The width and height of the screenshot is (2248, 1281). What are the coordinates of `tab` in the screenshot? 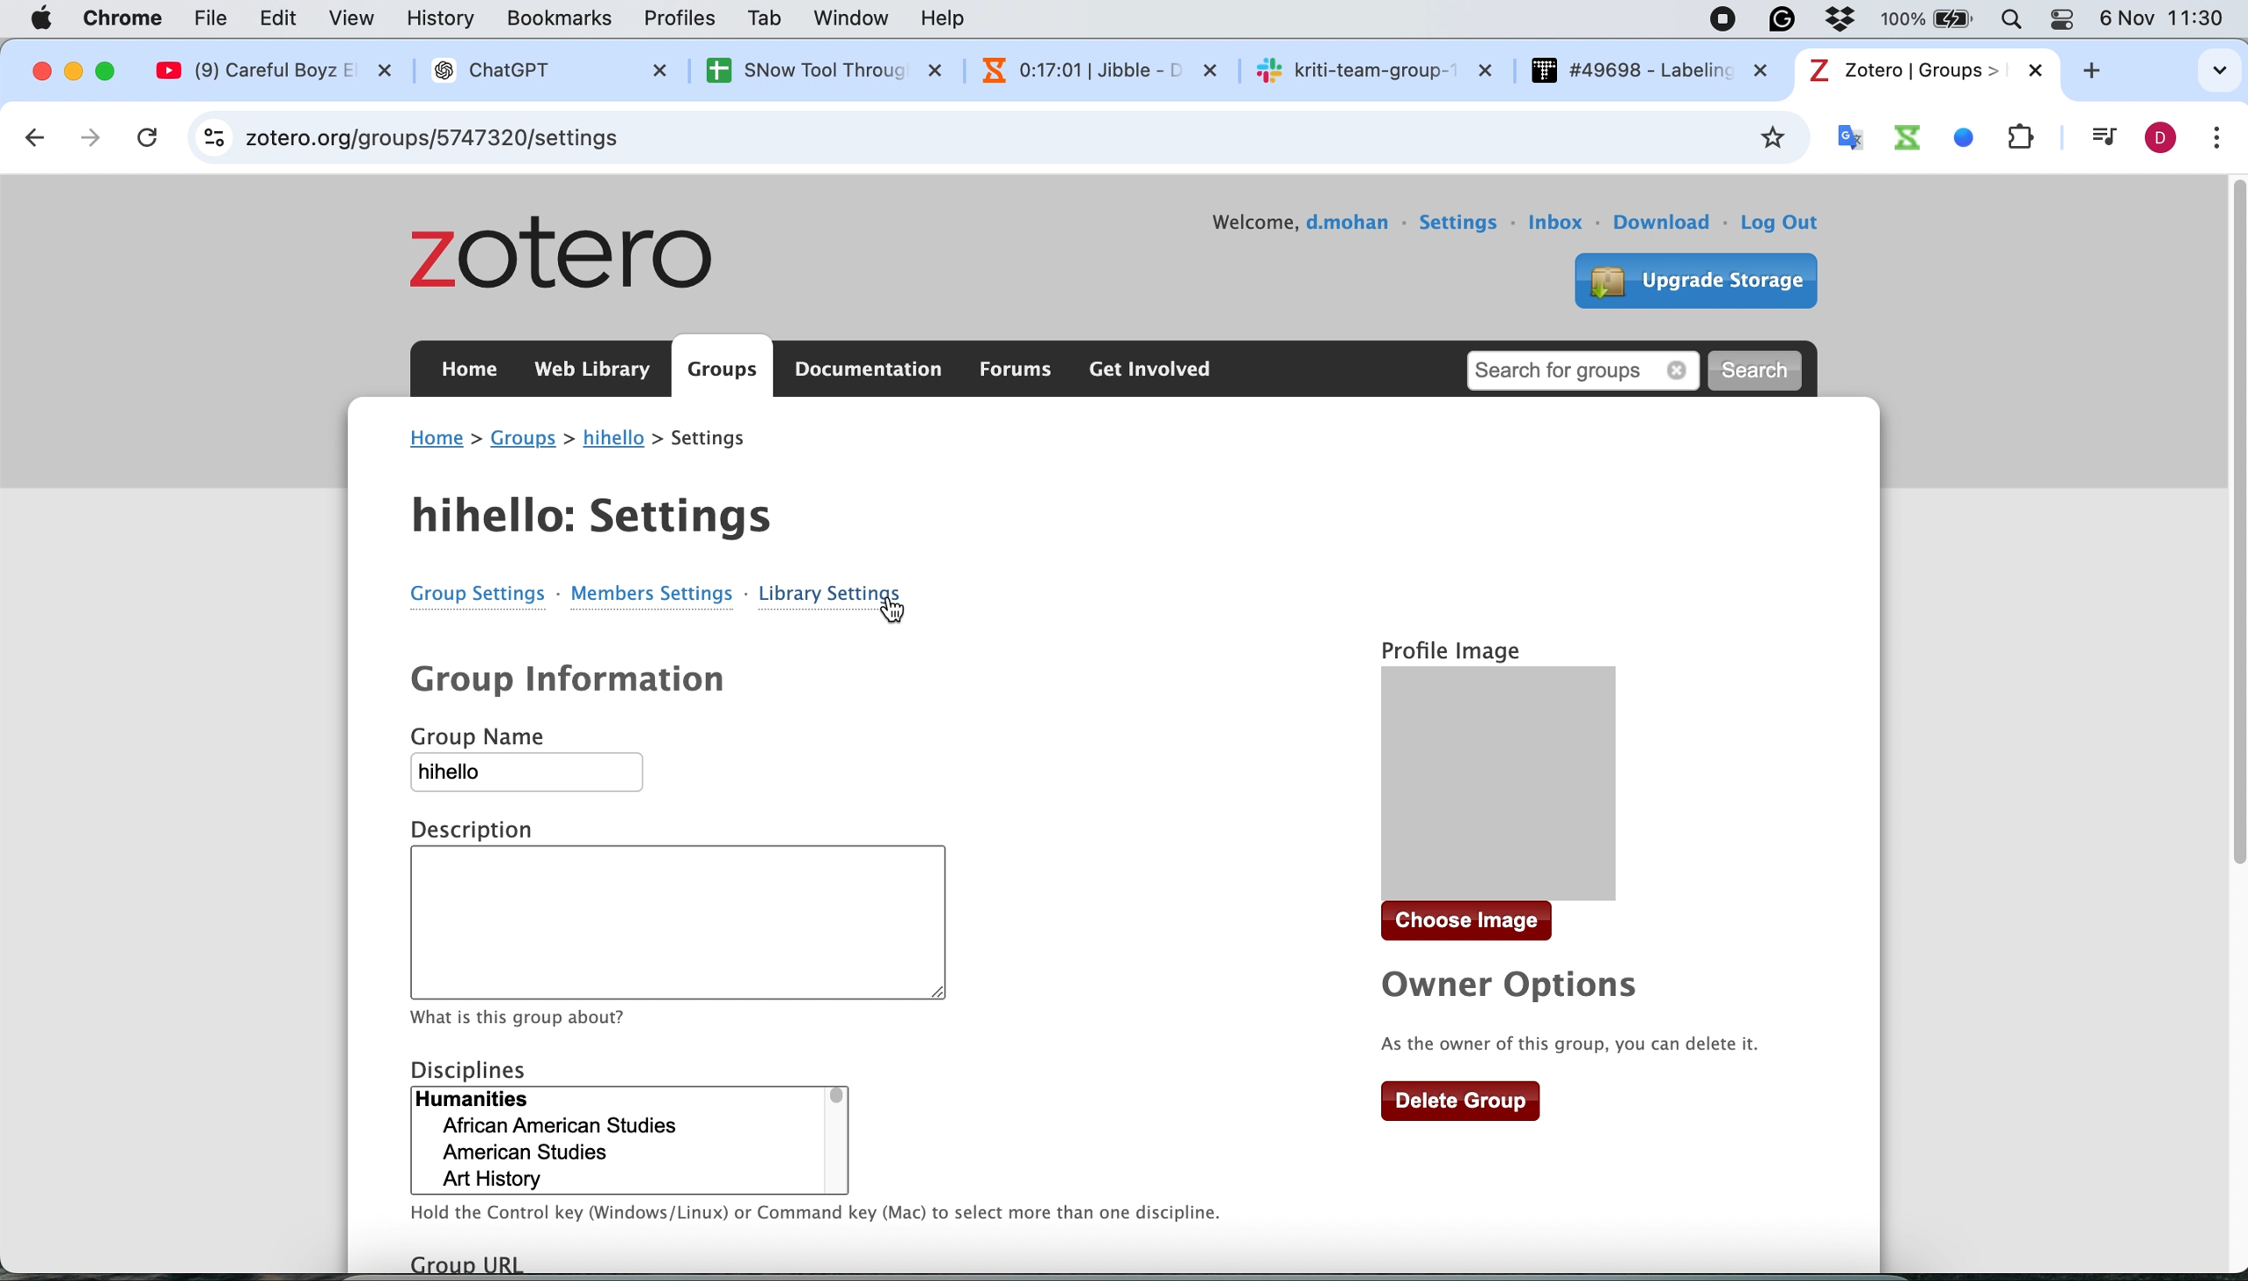 It's located at (768, 18).